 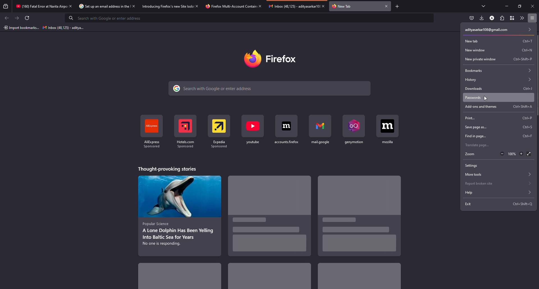 I want to click on shortcut, so click(x=152, y=132).